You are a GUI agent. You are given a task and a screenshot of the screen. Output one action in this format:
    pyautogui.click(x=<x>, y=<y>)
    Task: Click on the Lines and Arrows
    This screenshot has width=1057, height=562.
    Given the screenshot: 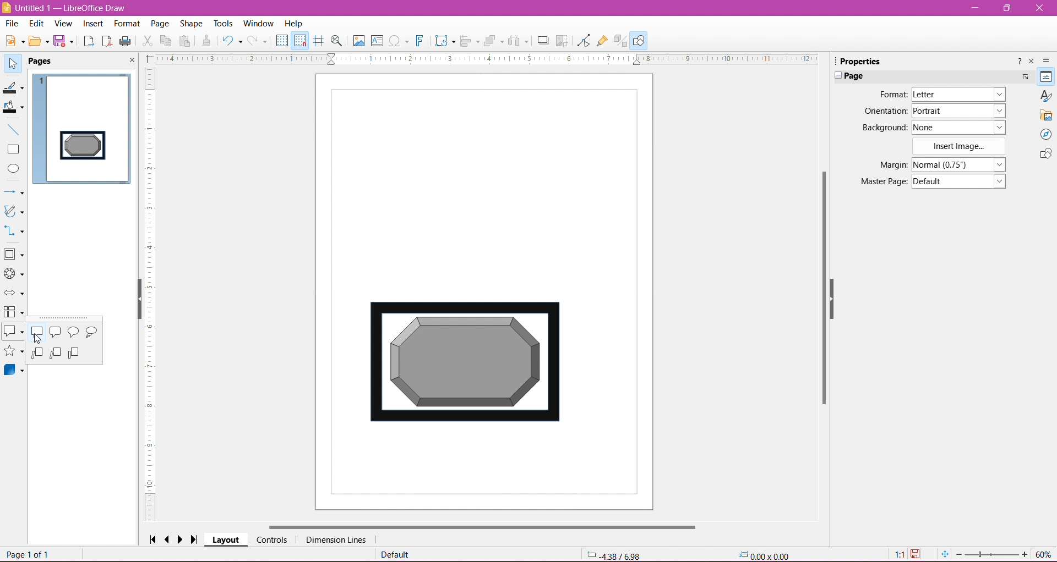 What is the action you would take?
    pyautogui.click(x=14, y=192)
    